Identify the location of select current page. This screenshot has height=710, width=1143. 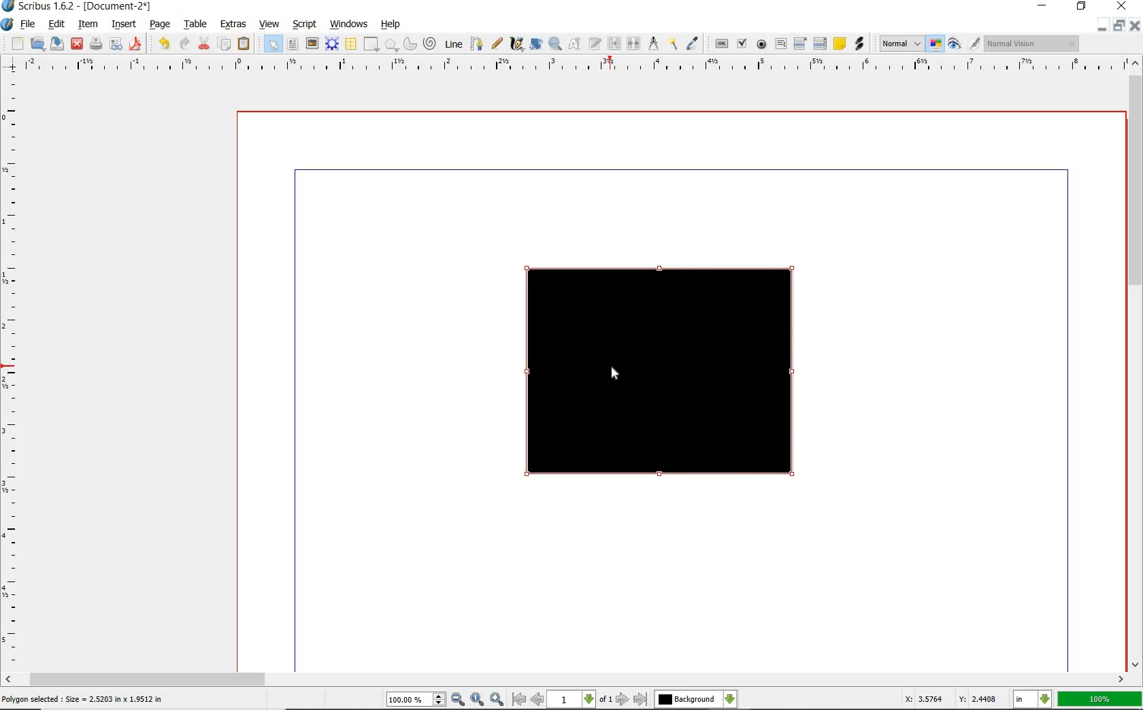
(580, 700).